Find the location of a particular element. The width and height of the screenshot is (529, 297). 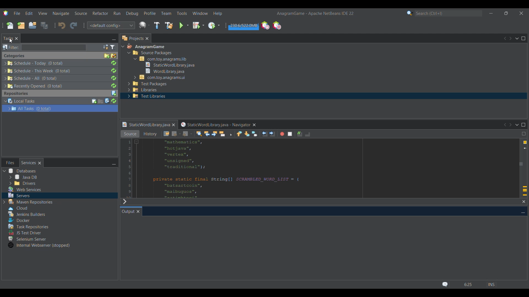

Create category is located at coordinates (107, 56).